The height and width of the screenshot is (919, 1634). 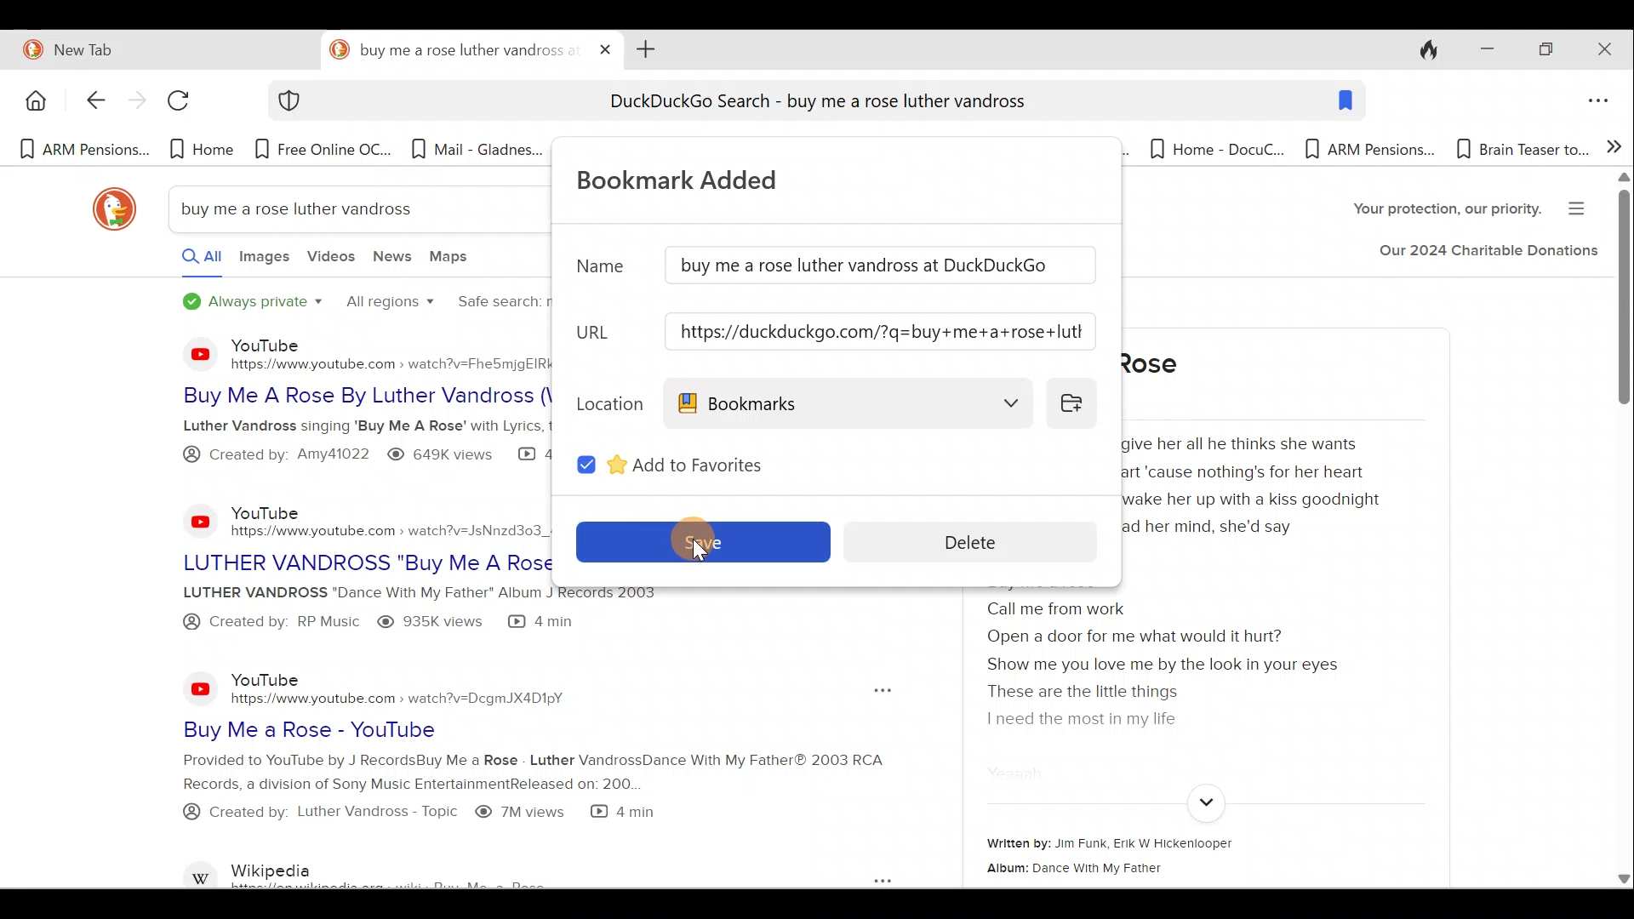 I want to click on Bookmark 10, so click(x=1370, y=151).